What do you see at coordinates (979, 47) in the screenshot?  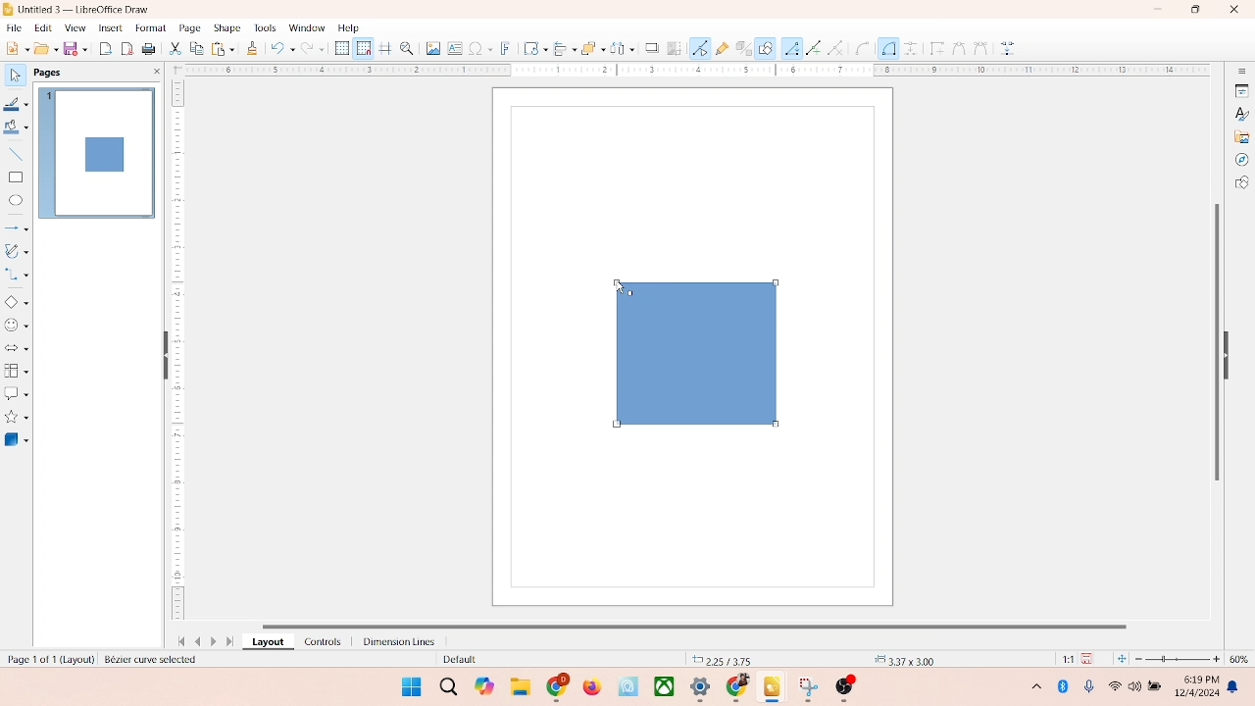 I see `Combine tool` at bounding box center [979, 47].